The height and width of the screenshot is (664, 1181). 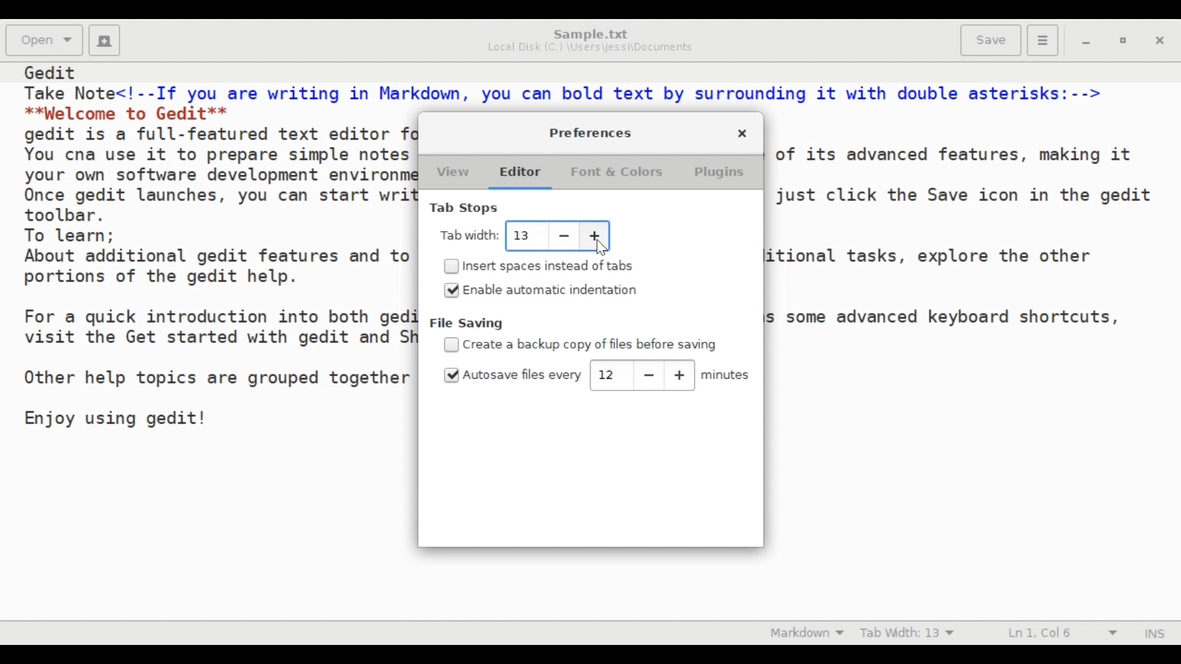 I want to click on Tab Width: 10, so click(x=913, y=632).